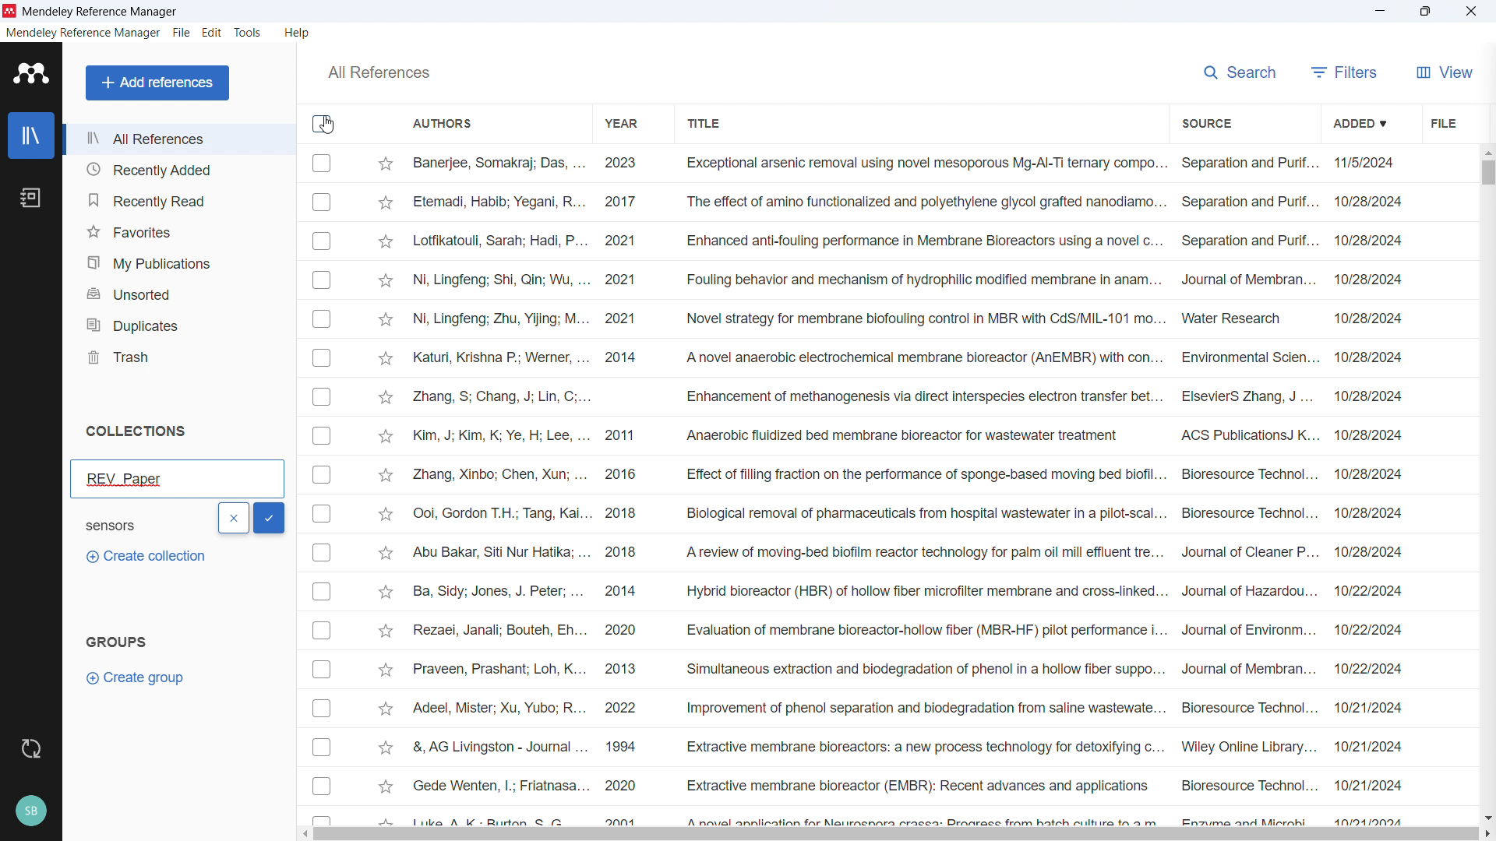 This screenshot has width=1496, height=841. What do you see at coordinates (178, 356) in the screenshot?
I see `Trash ` at bounding box center [178, 356].